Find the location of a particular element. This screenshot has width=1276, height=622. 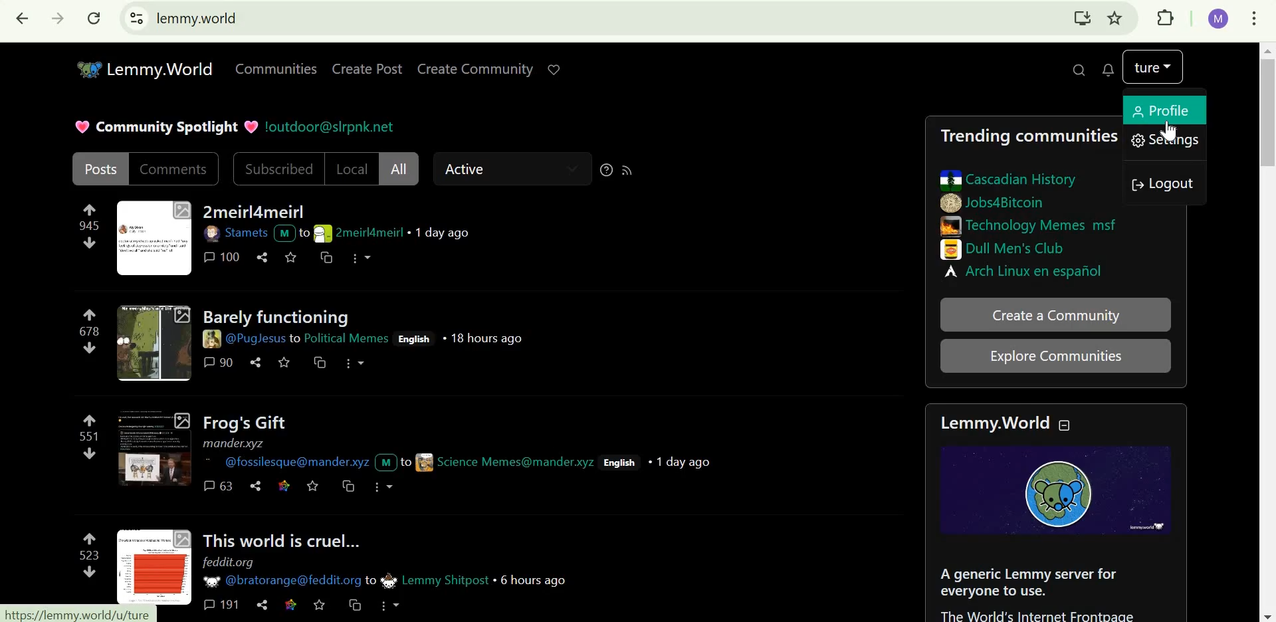

551 points is located at coordinates (86, 437).